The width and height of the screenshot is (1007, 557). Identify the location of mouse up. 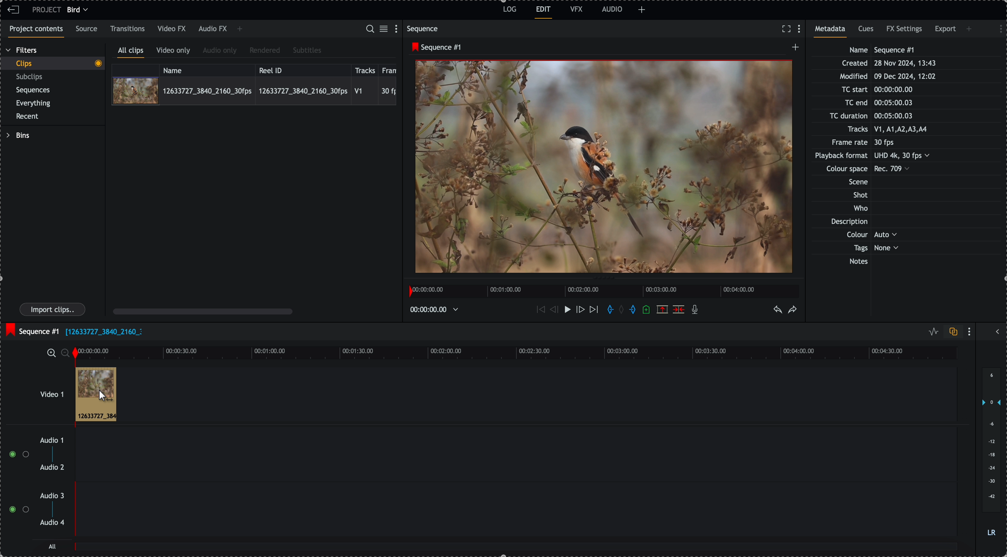
(89, 395).